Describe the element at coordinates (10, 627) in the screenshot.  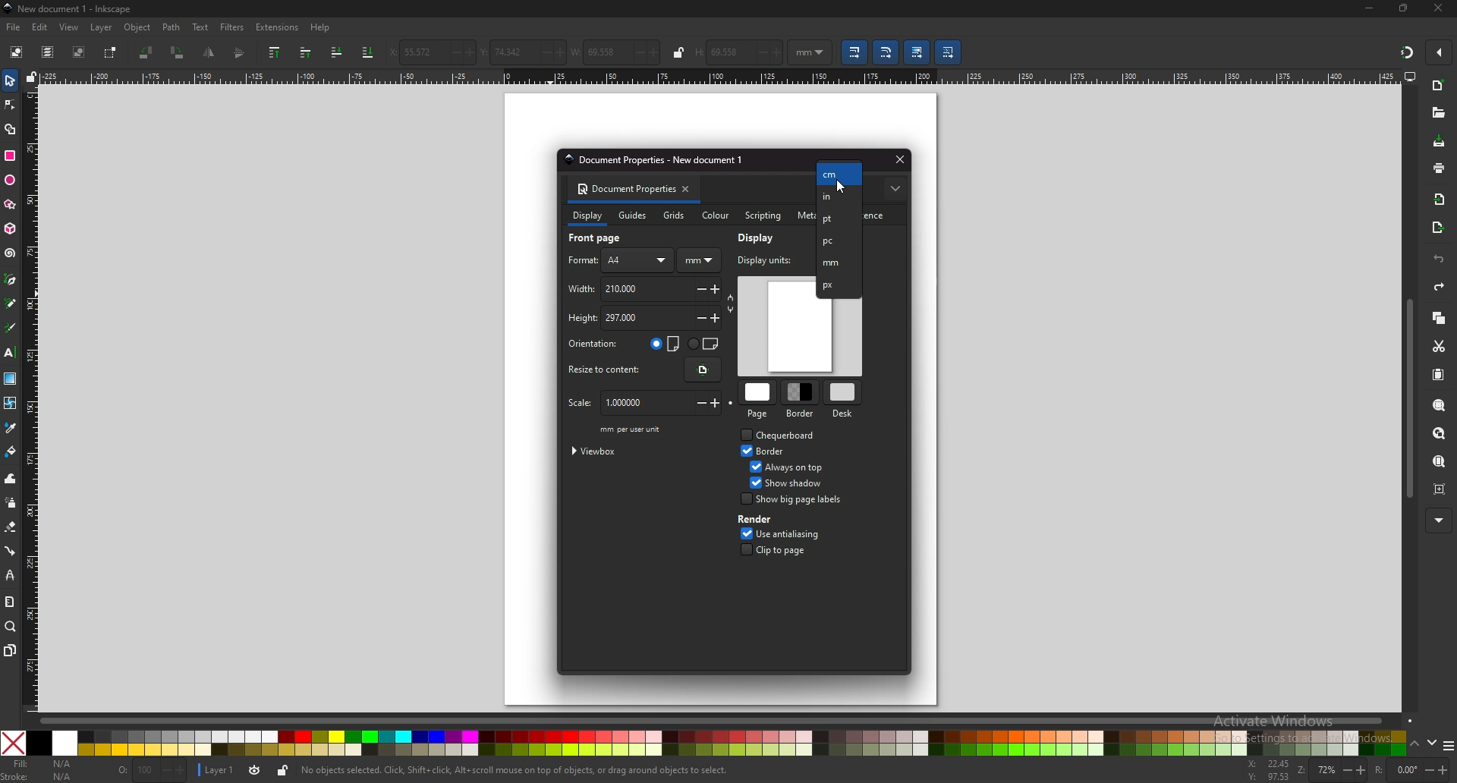
I see `zoom` at that location.